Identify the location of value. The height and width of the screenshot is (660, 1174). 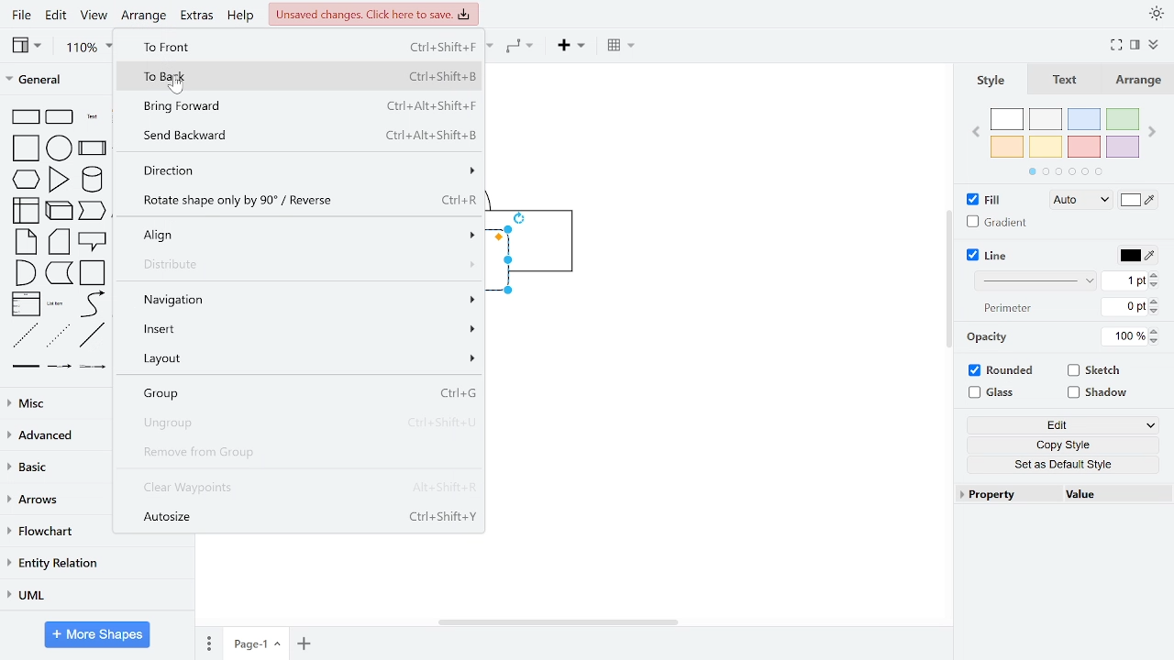
(1111, 497).